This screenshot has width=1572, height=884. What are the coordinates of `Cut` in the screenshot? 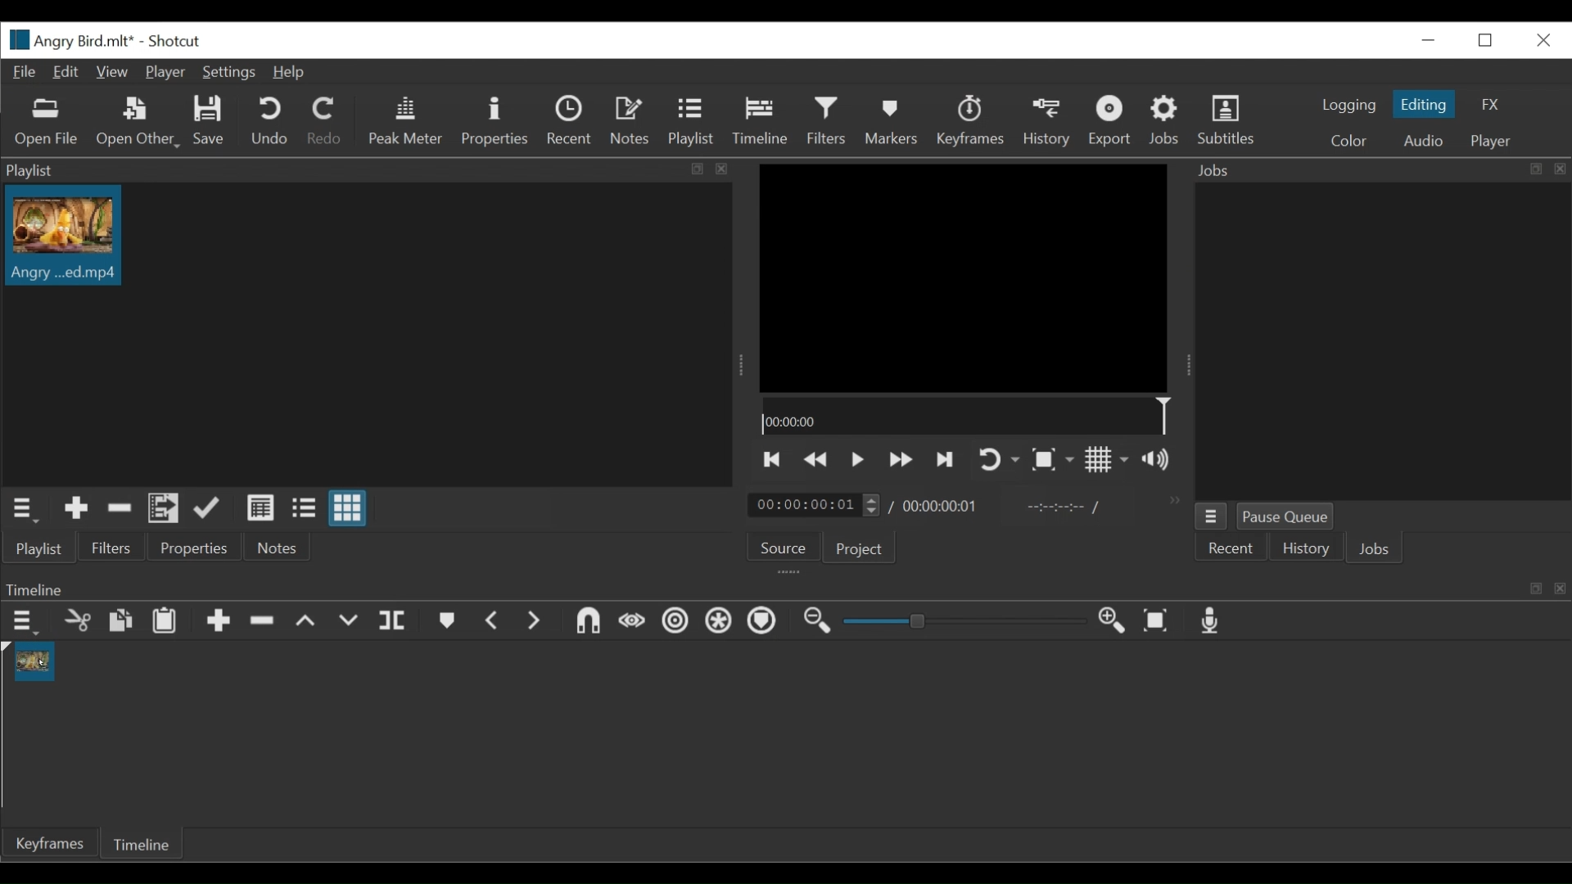 It's located at (77, 622).